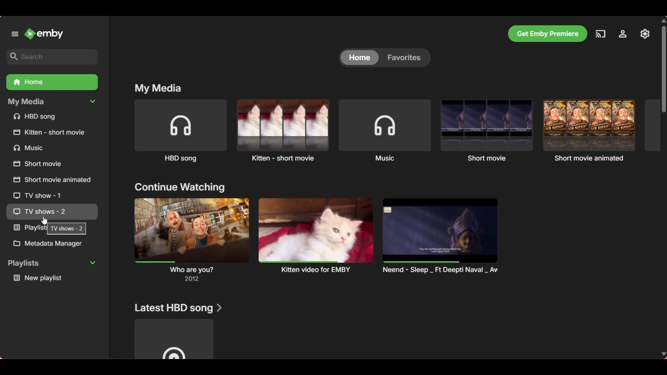 The image size is (667, 375). What do you see at coordinates (49, 133) in the screenshot?
I see `` at bounding box center [49, 133].